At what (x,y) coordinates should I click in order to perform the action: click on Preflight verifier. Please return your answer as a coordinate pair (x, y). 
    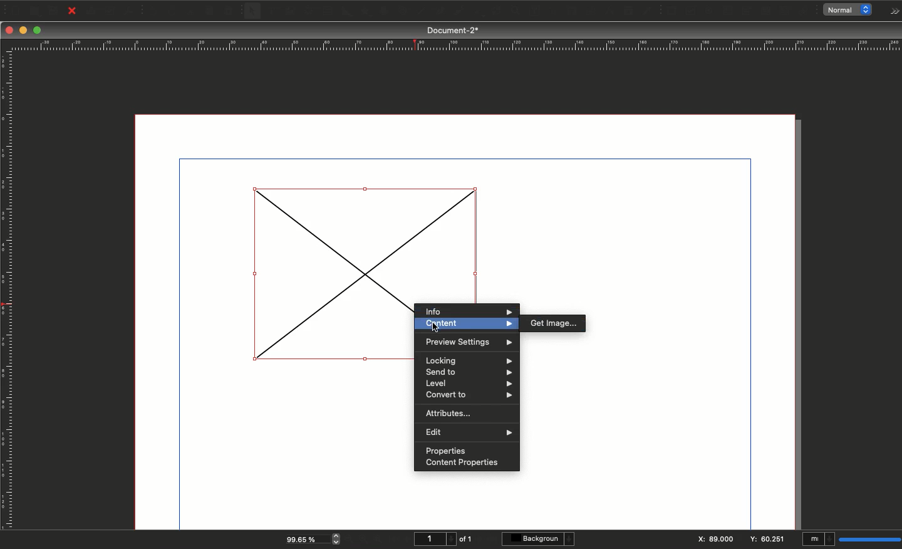
    Looking at the image, I should click on (111, 13).